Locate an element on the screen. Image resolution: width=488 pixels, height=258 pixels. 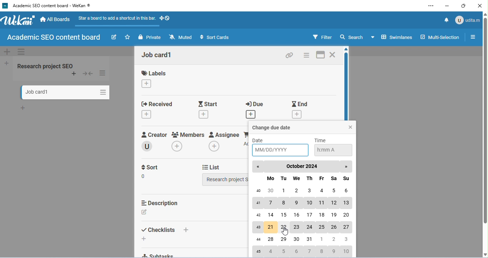
current window: ‘Academic SEO content board - WeKan is located at coordinates (51, 6).